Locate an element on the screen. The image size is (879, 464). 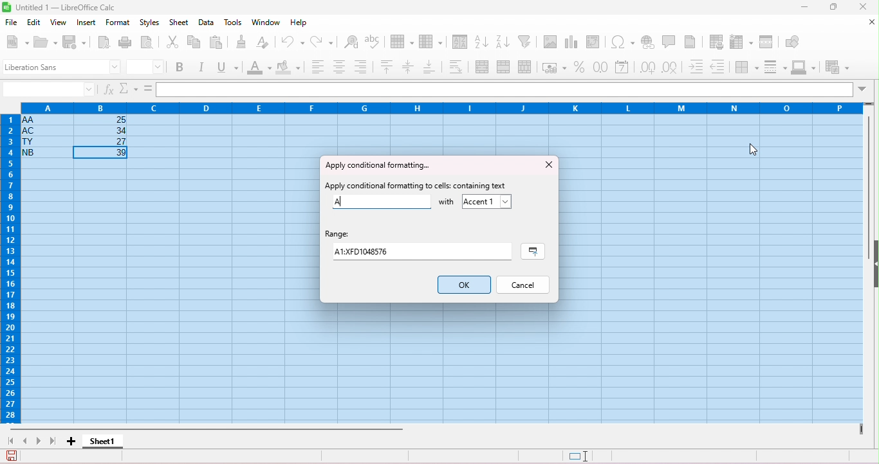
align bottom is located at coordinates (360, 66).